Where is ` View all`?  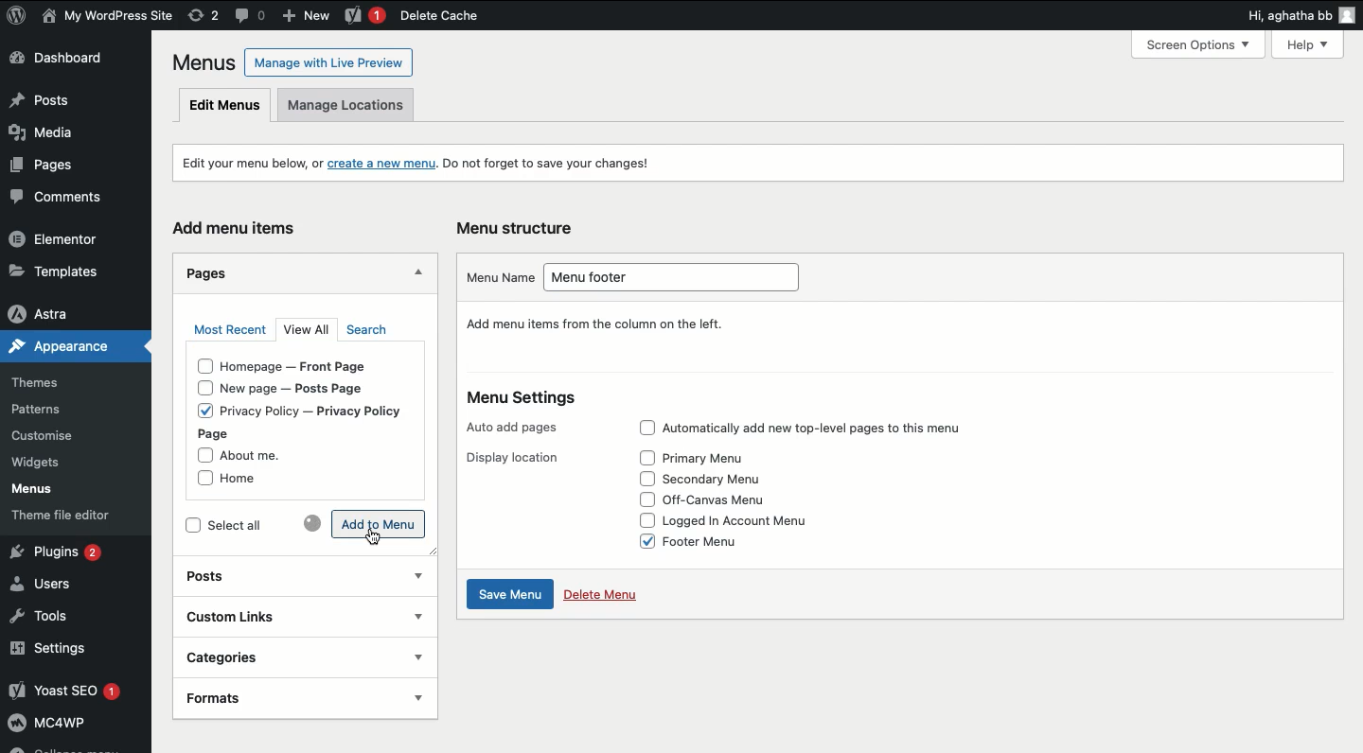  View all is located at coordinates (310, 331).